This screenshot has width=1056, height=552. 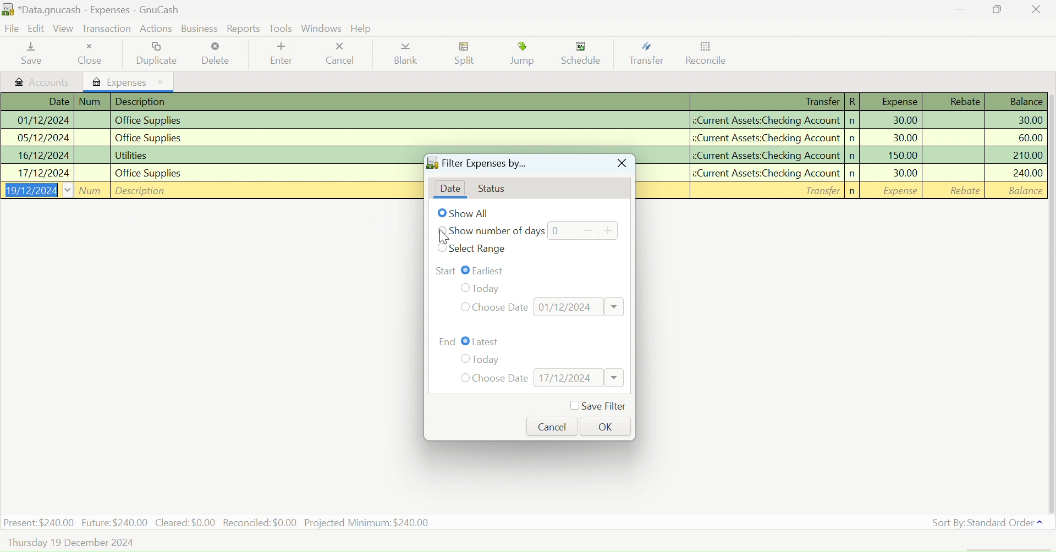 I want to click on Delete, so click(x=216, y=54).